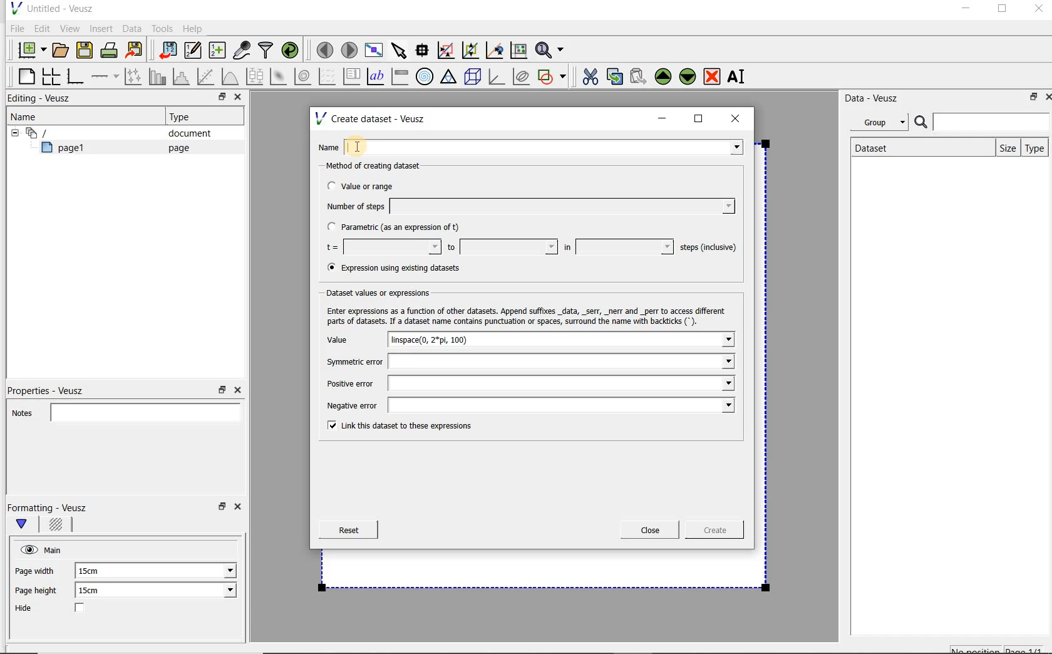  I want to click on Name, so click(28, 116).